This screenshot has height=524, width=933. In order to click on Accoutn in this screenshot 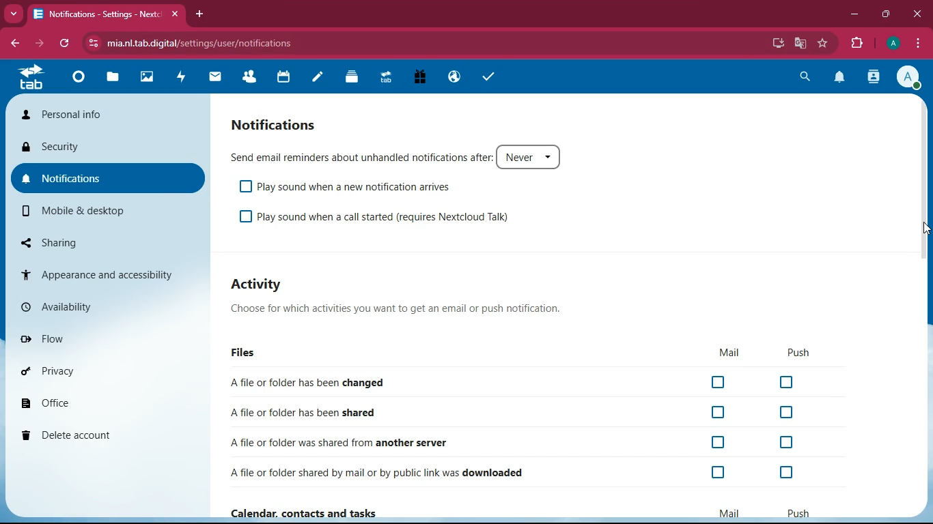, I will do `click(907, 76)`.